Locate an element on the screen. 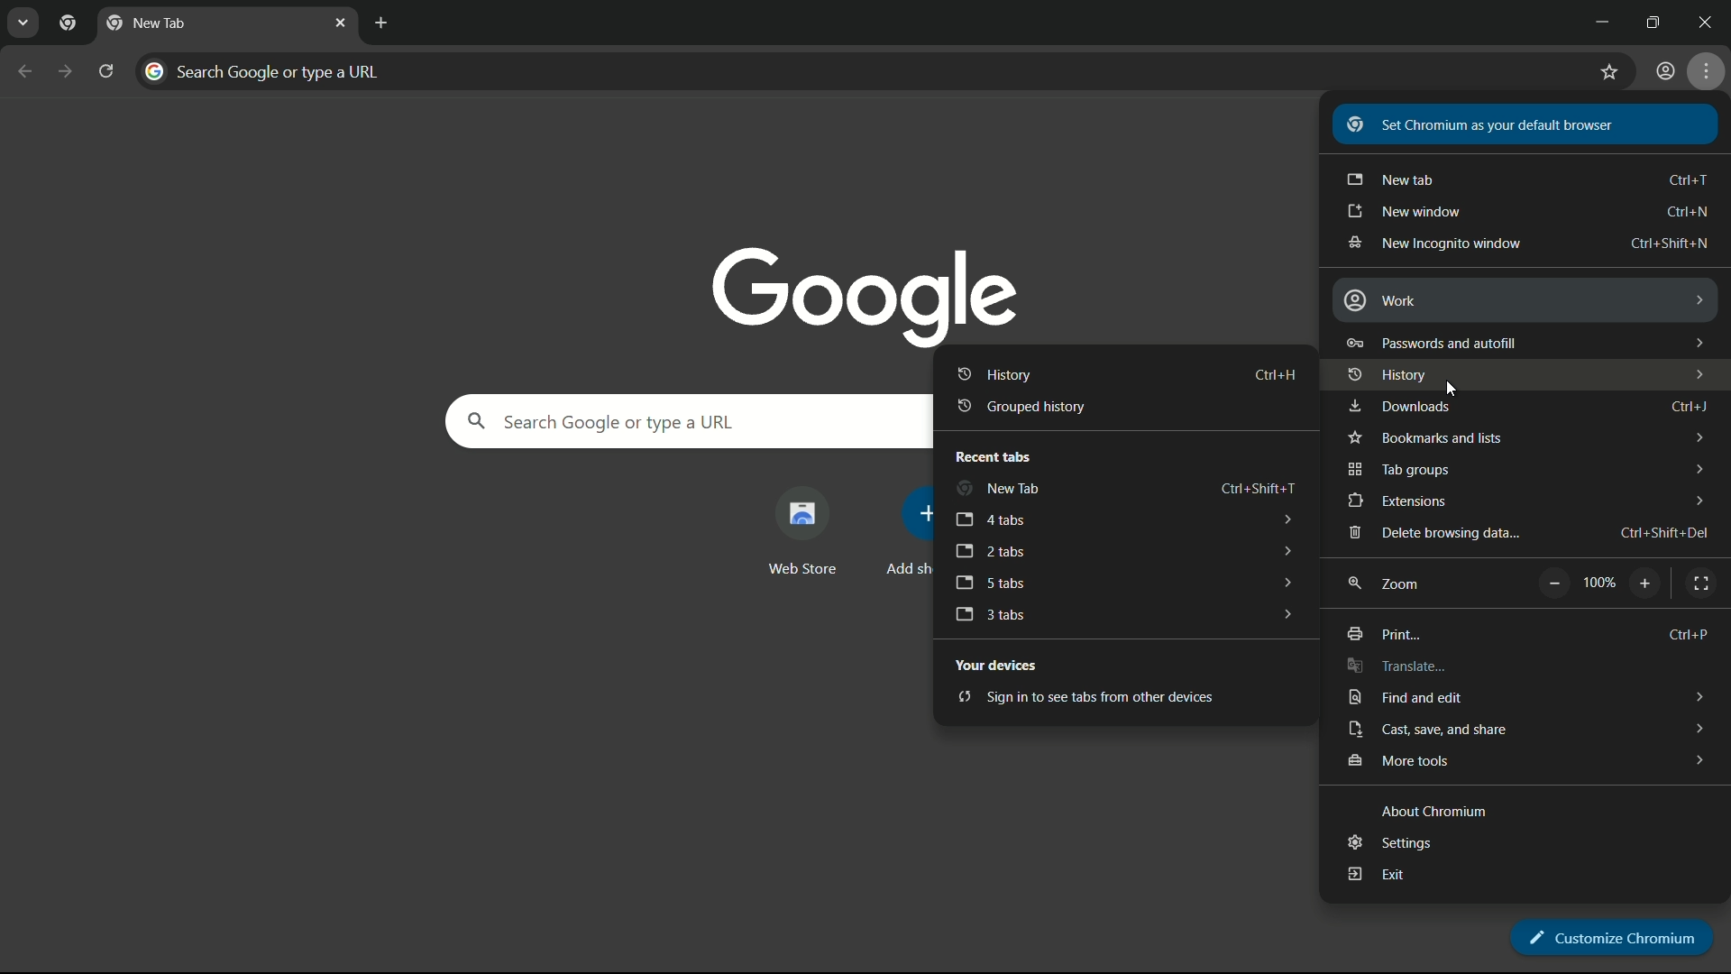  back is located at coordinates (26, 71).